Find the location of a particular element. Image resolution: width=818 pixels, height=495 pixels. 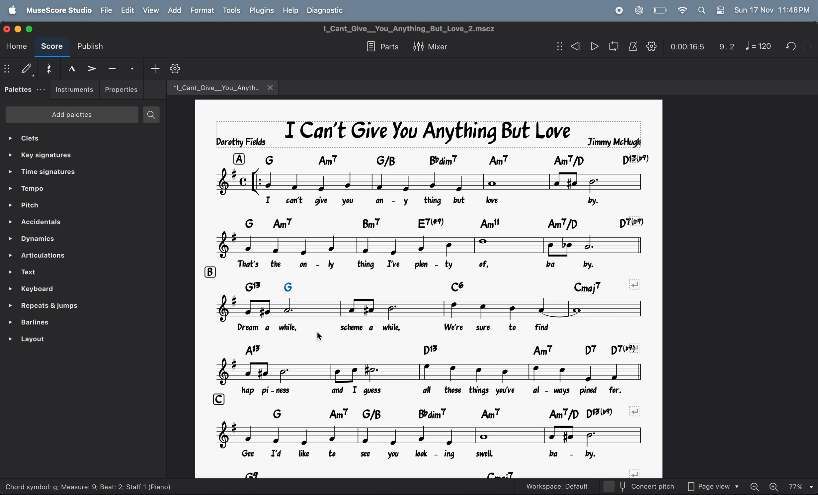

add palettes is located at coordinates (71, 115).